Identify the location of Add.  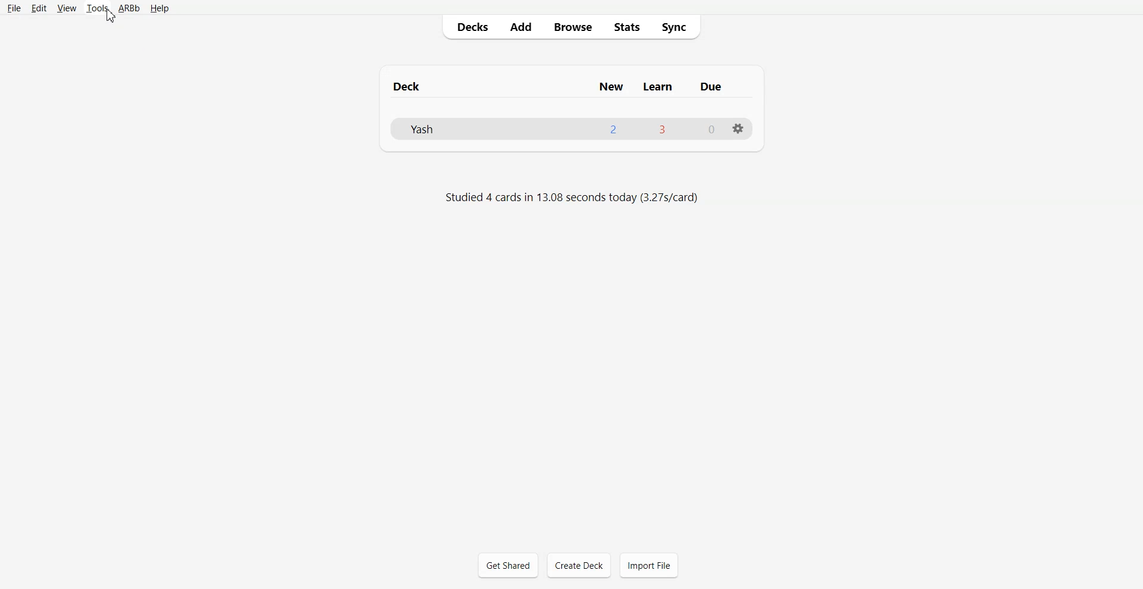
(520, 27).